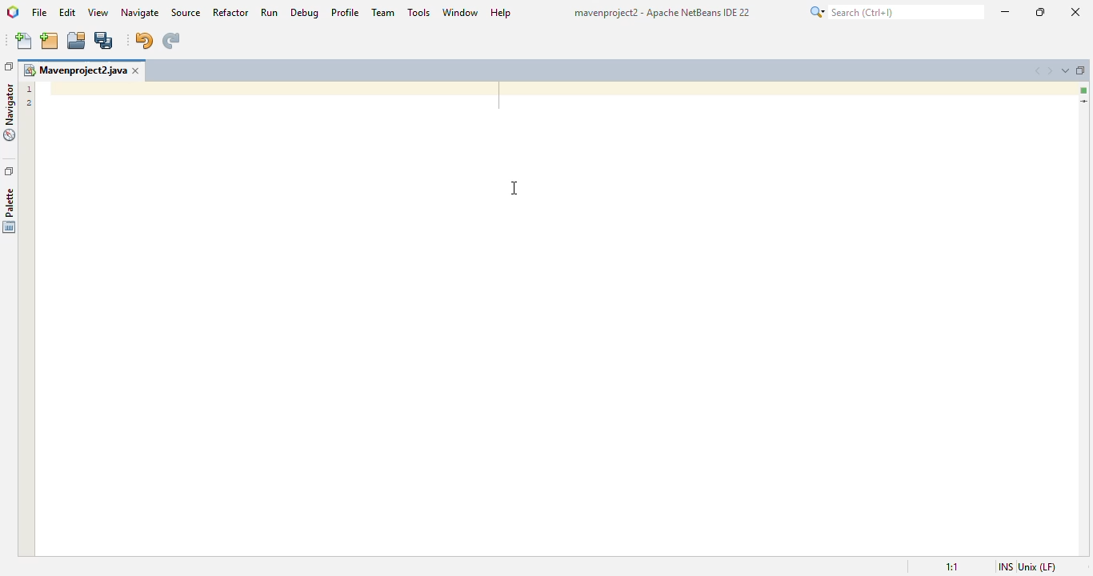 This screenshot has width=1093, height=576. Describe the element at coordinates (663, 12) in the screenshot. I see `title` at that location.